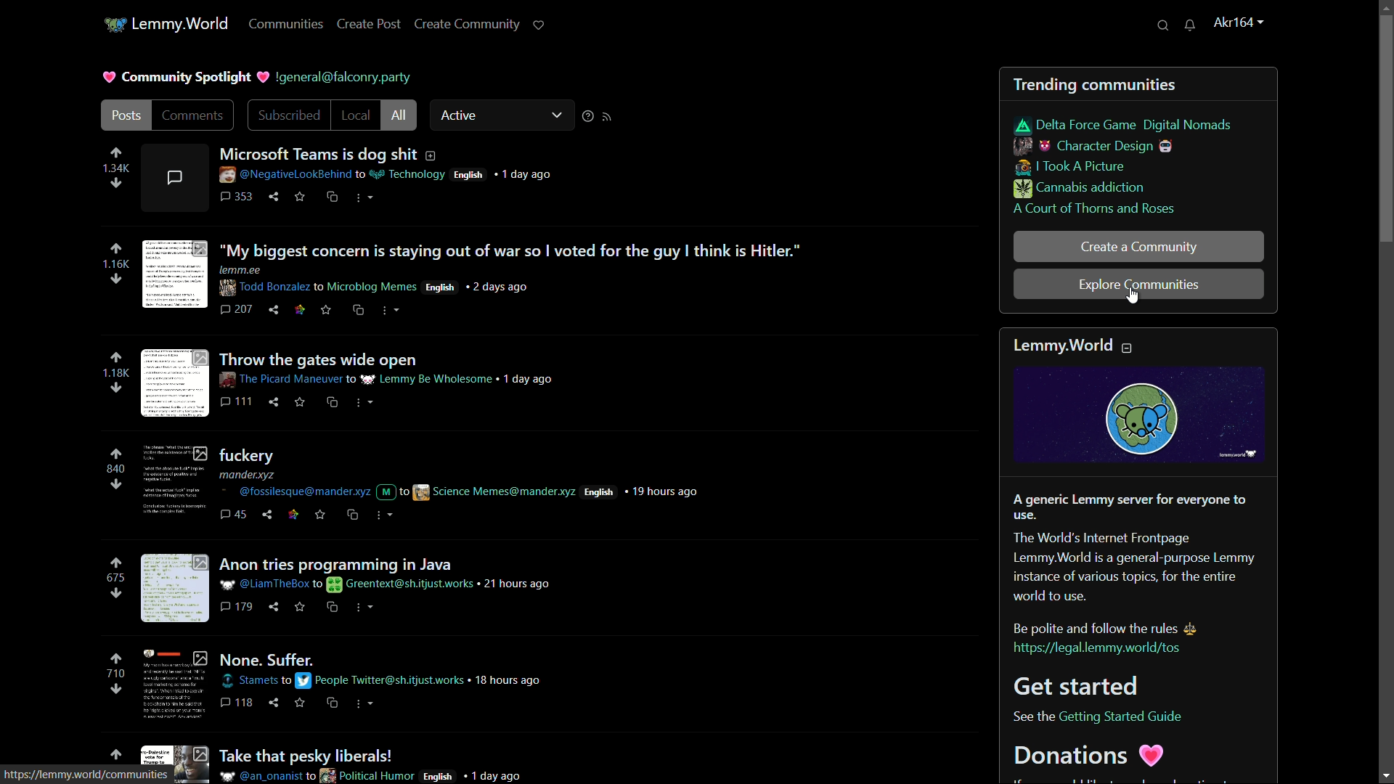 The image size is (1394, 784). I want to click on share, so click(274, 195).